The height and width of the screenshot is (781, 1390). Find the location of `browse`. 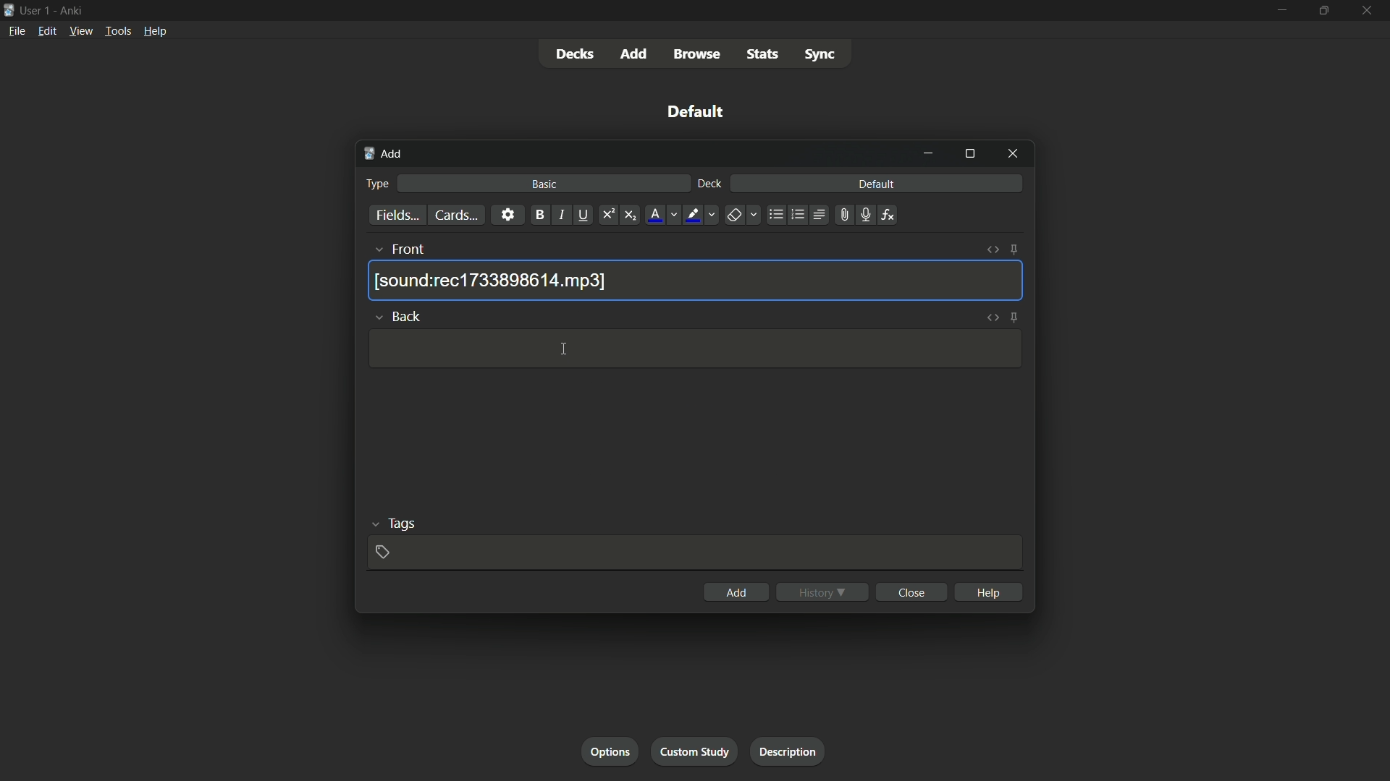

browse is located at coordinates (700, 54).